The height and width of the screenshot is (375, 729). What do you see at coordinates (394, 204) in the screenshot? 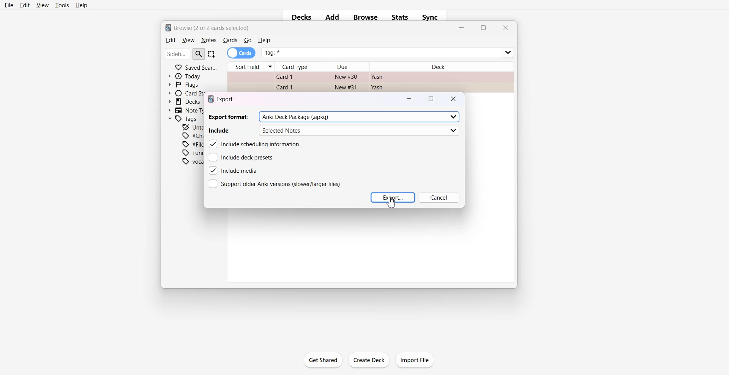
I see `cursor` at bounding box center [394, 204].